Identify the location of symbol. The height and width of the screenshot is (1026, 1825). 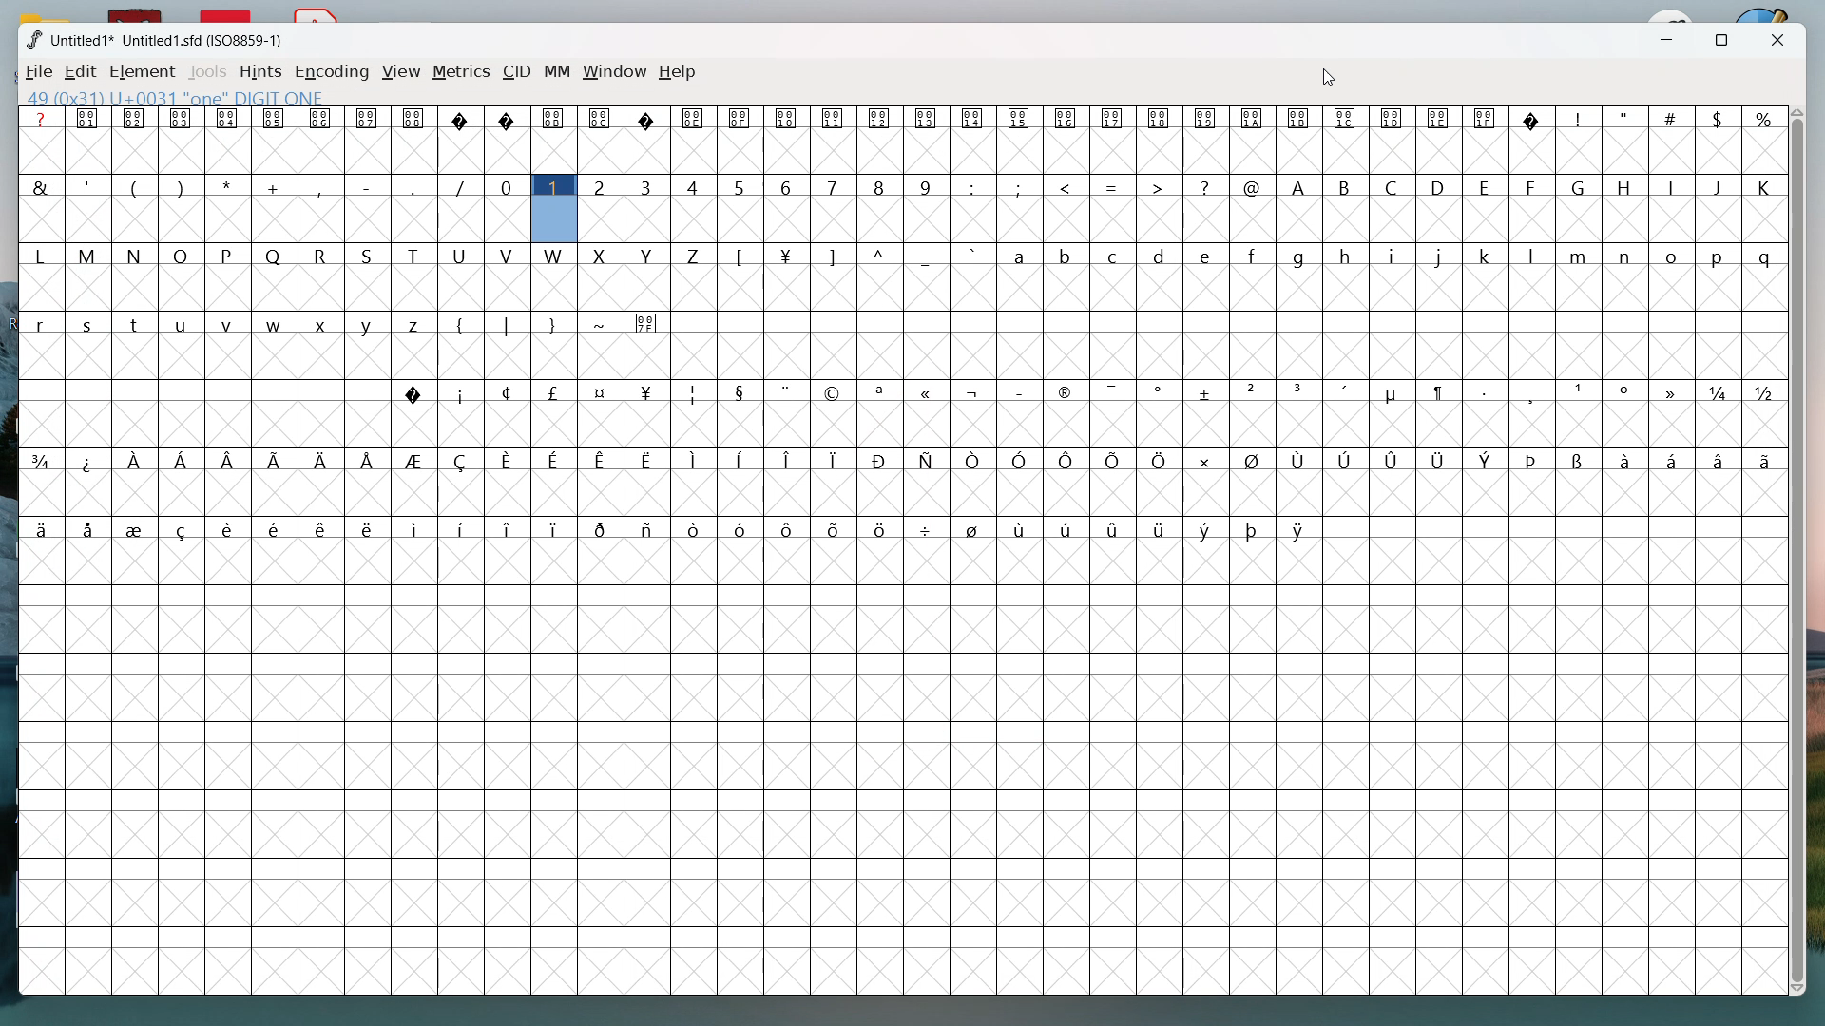
(1117, 528).